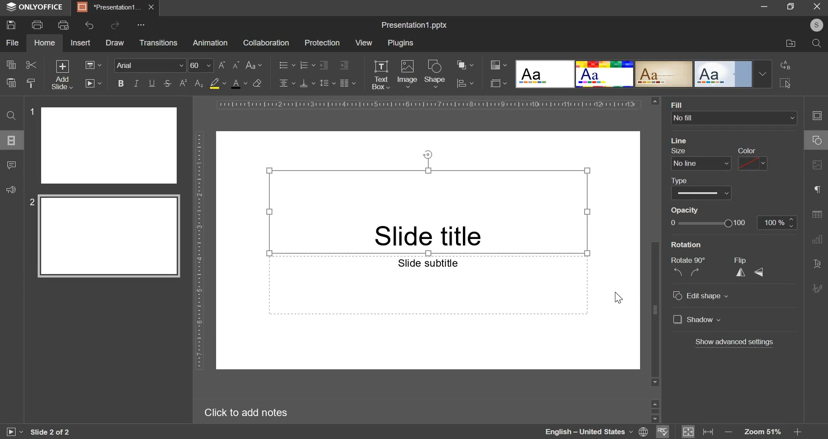 The image size is (828, 439). I want to click on configure quick access toolbar, so click(142, 25).